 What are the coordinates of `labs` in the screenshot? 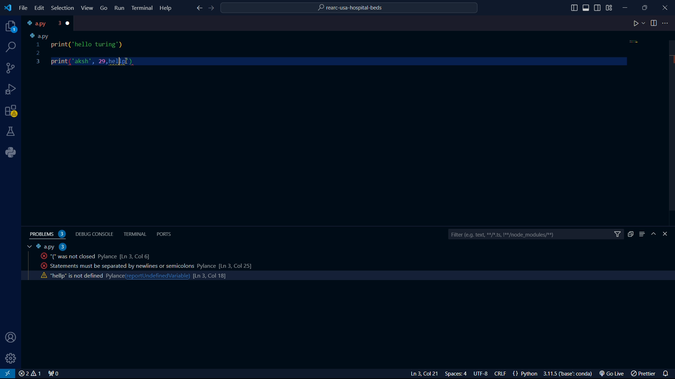 It's located at (11, 131).